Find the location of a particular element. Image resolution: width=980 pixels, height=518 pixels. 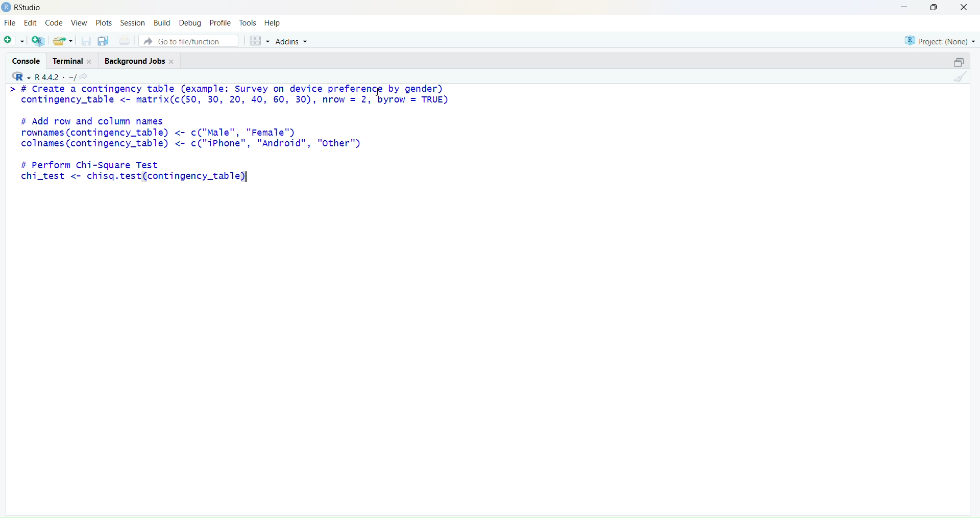

save is located at coordinates (87, 41).